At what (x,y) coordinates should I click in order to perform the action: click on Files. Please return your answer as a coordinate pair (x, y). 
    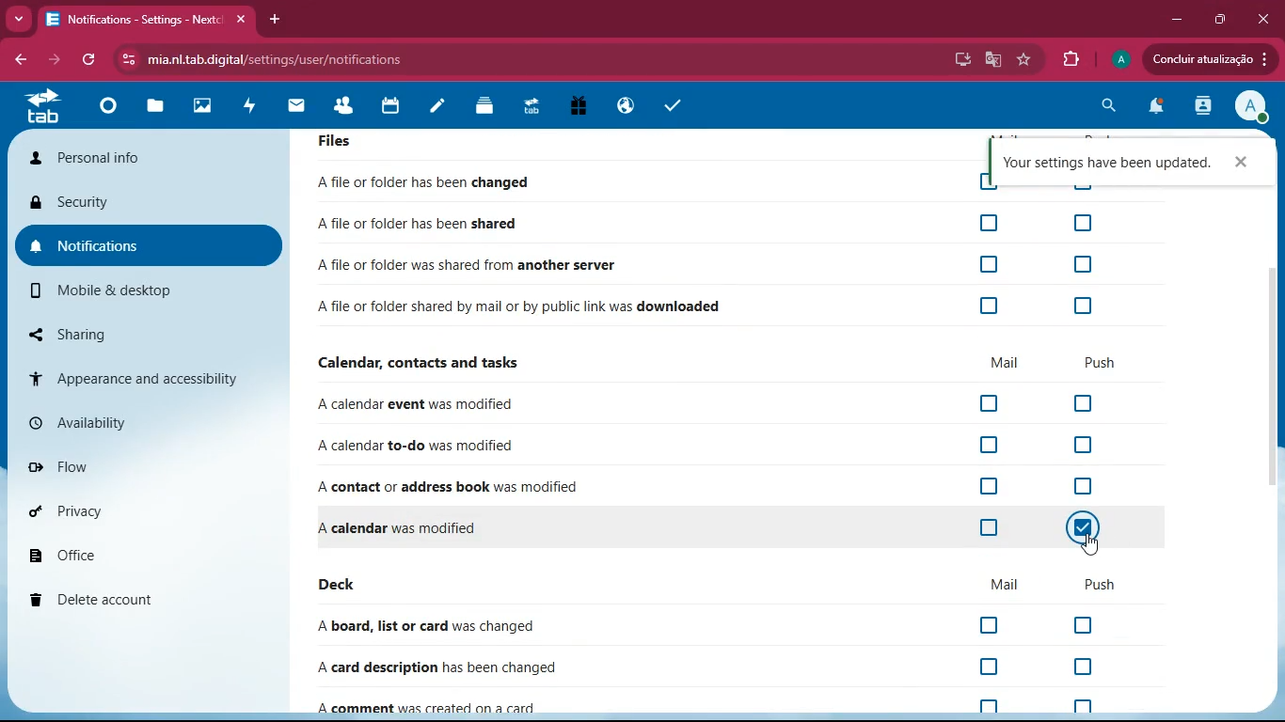
    Looking at the image, I should click on (635, 145).